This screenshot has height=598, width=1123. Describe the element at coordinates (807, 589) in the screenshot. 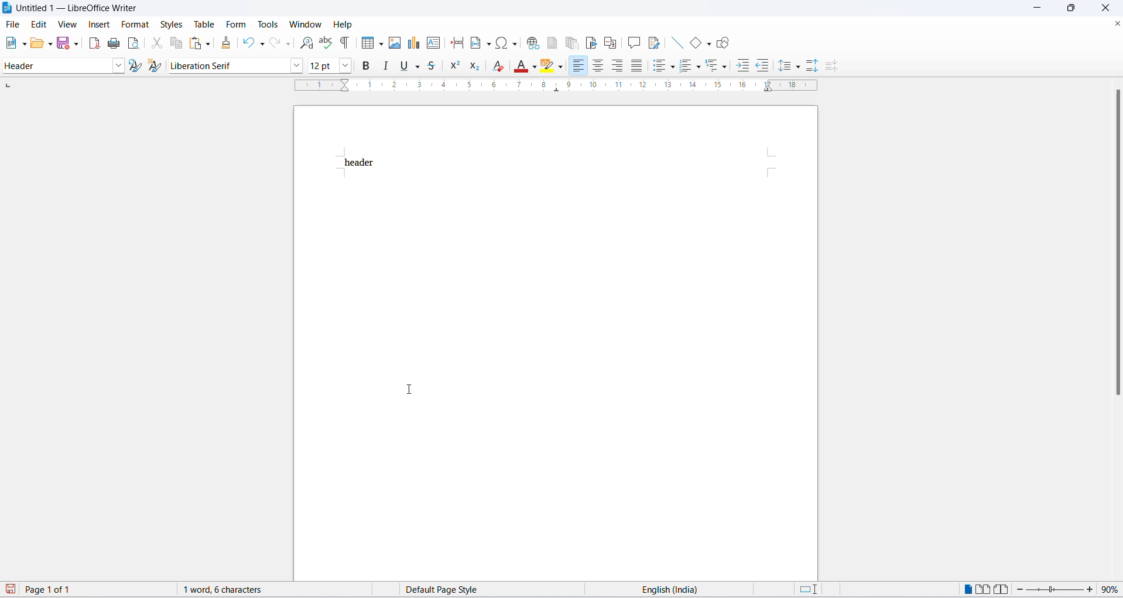

I see `standard selection` at that location.